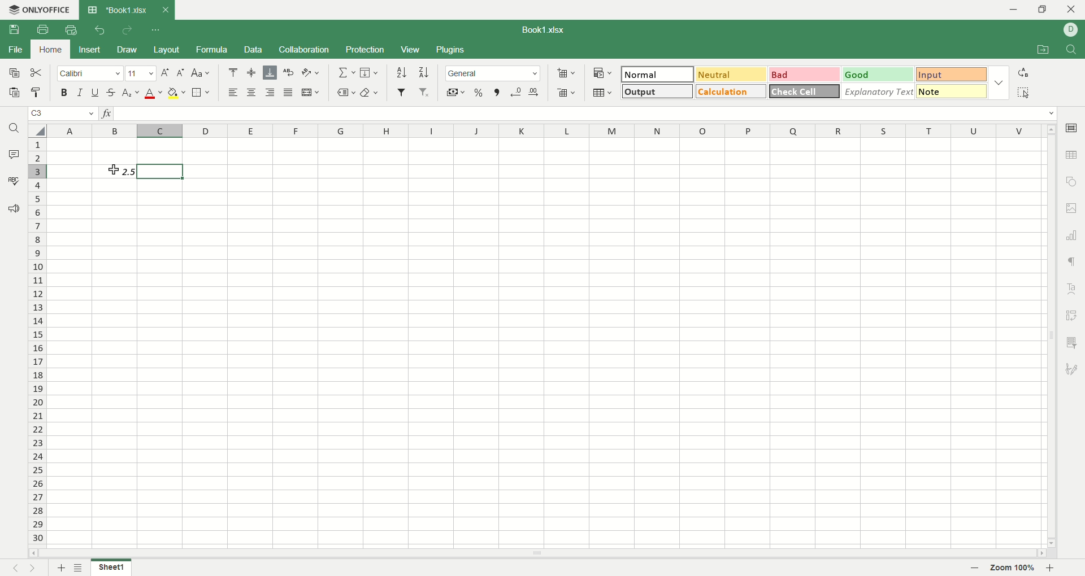 This screenshot has width=1085, height=576. What do you see at coordinates (1022, 73) in the screenshot?
I see `replace` at bounding box center [1022, 73].